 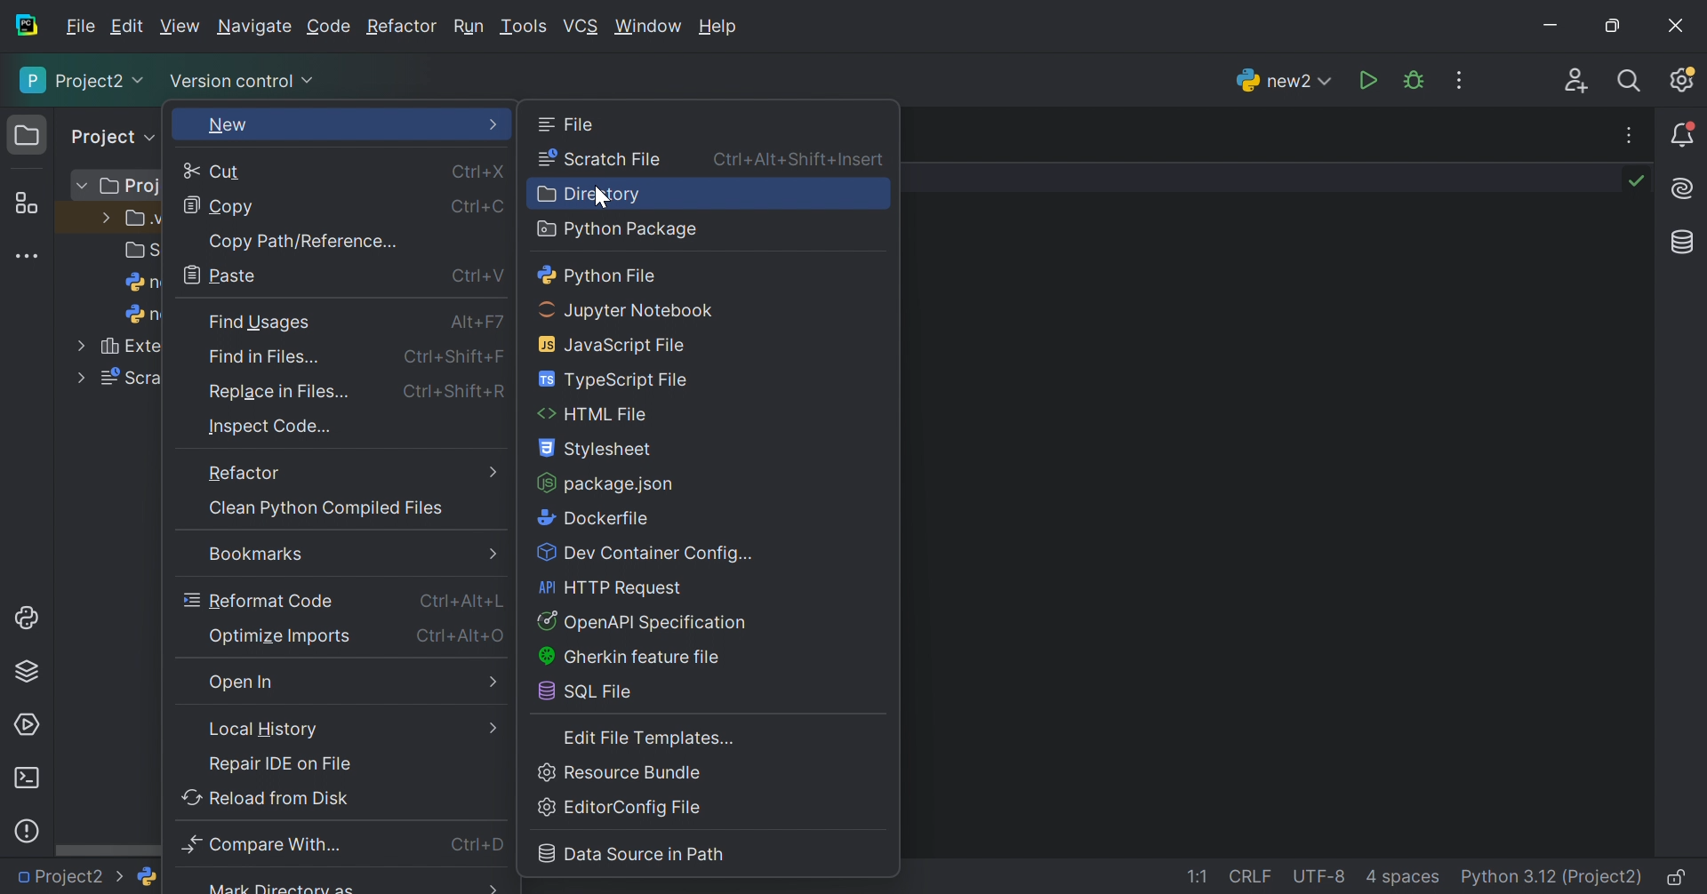 I want to click on Code with me, so click(x=1575, y=82).